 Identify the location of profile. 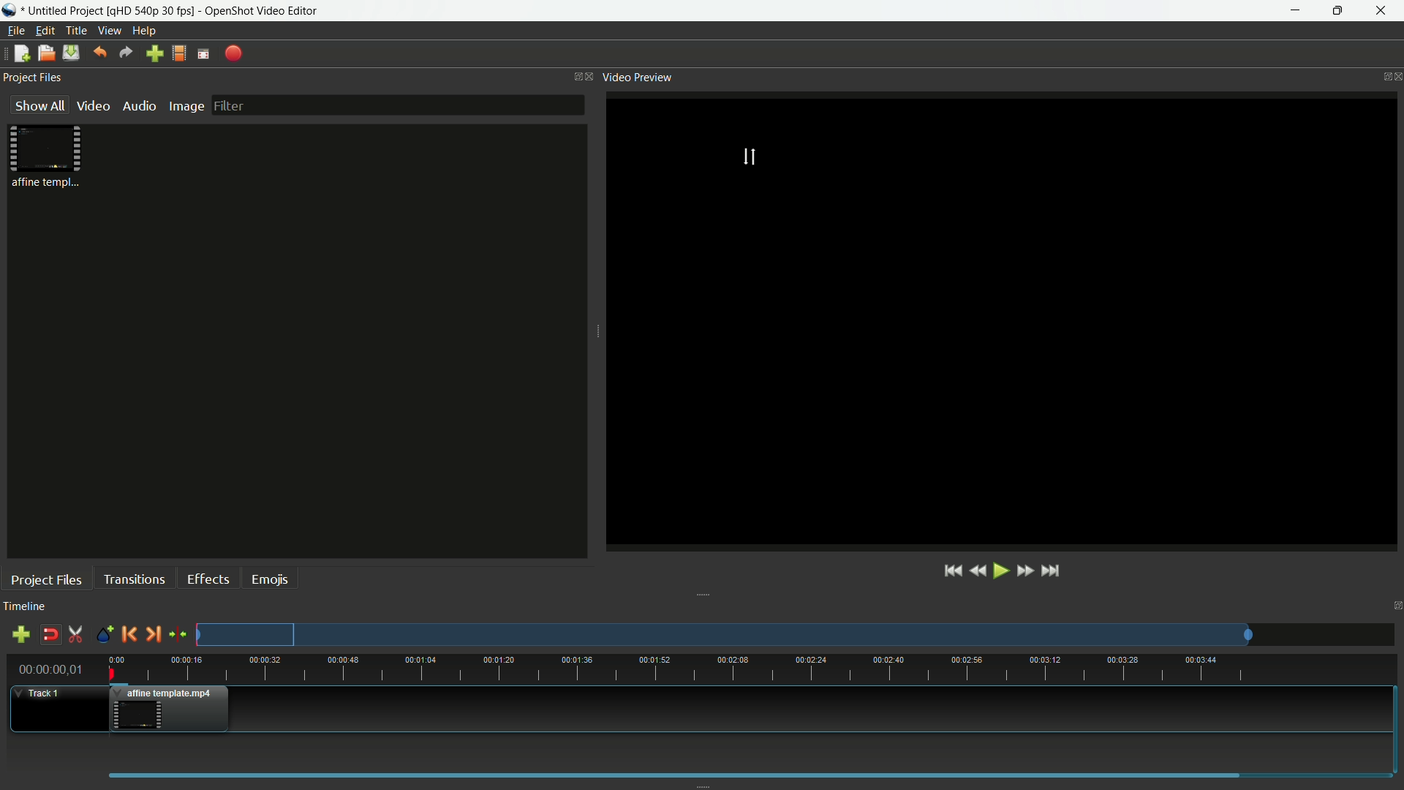
(180, 55).